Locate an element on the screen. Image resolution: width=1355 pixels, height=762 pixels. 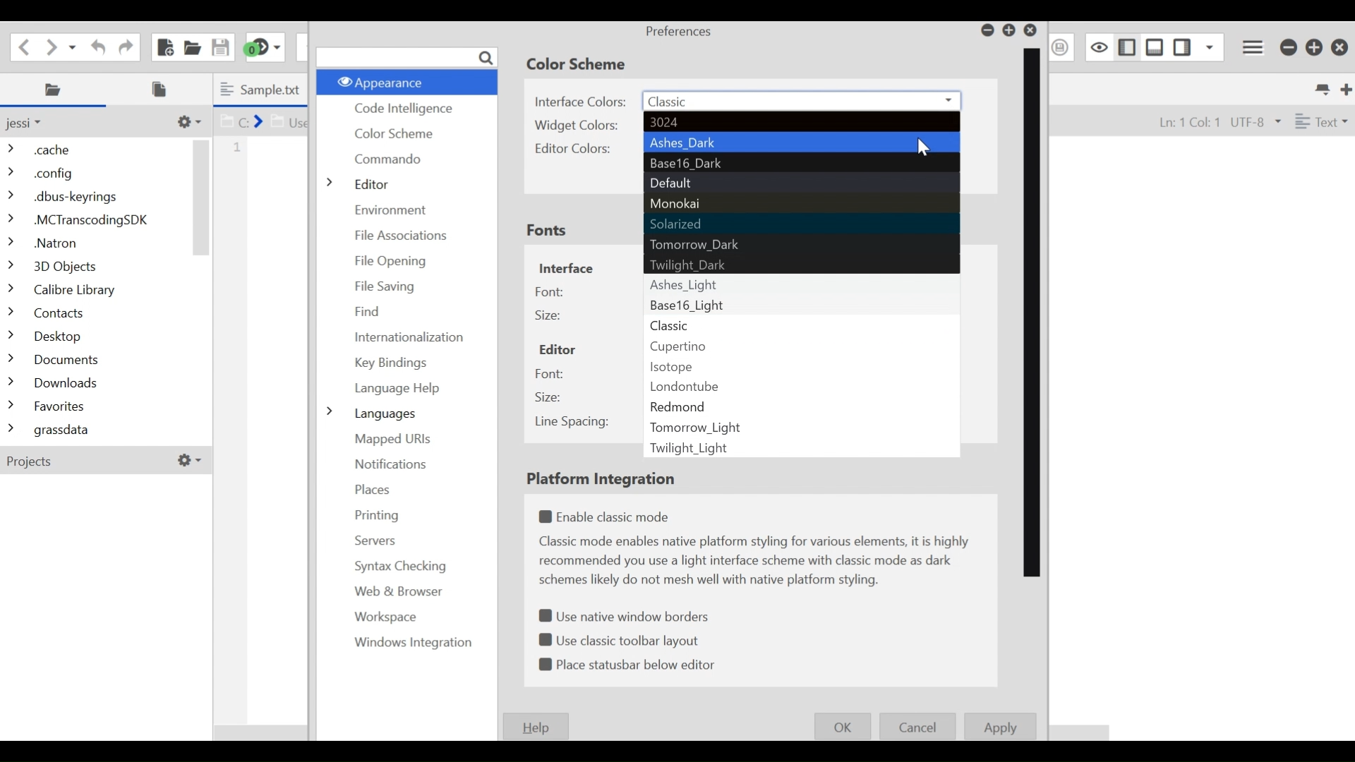
(un)select Place status bar below editor is located at coordinates (630, 665).